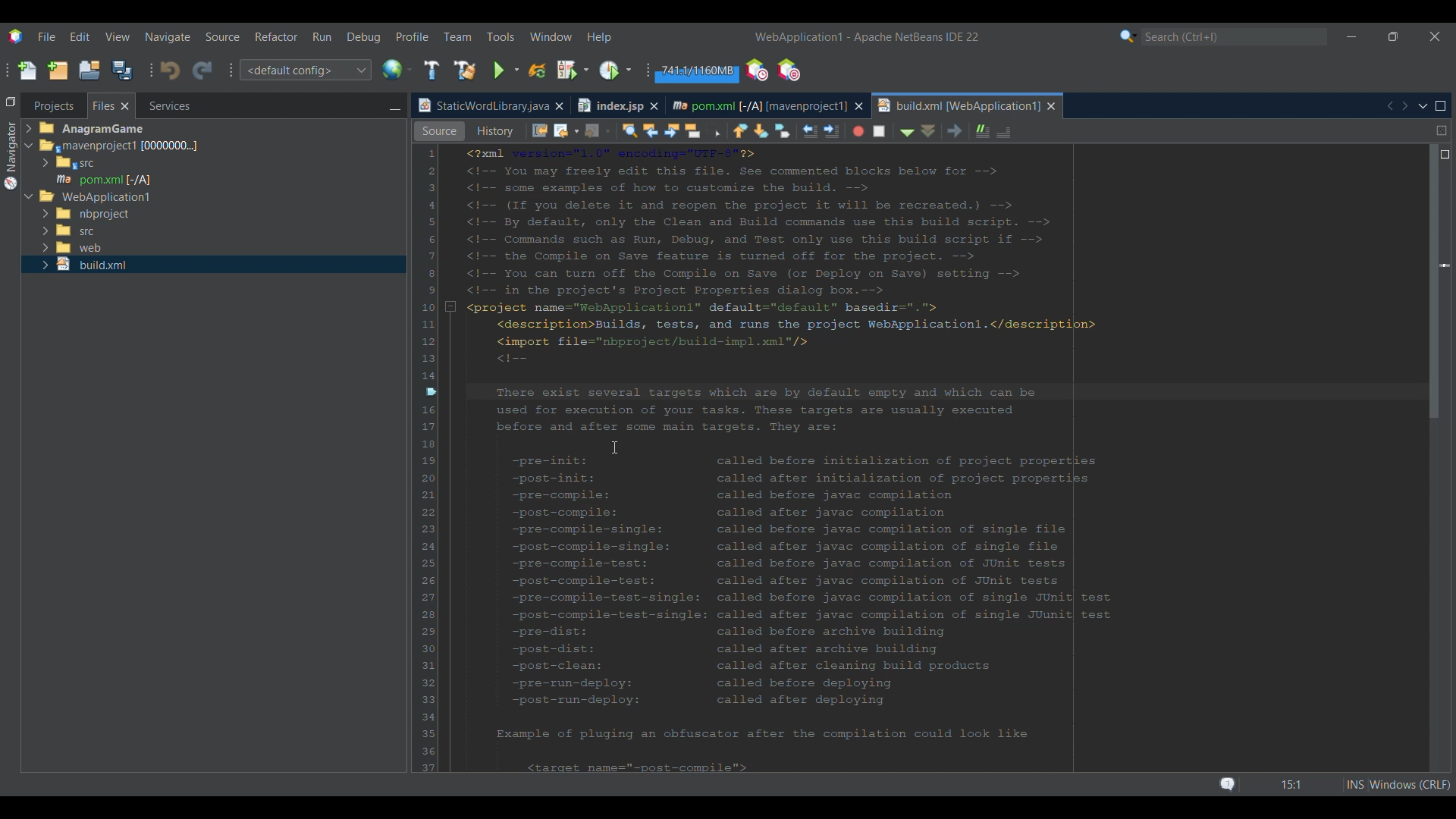  What do you see at coordinates (31, 165) in the screenshot?
I see `Expand` at bounding box center [31, 165].